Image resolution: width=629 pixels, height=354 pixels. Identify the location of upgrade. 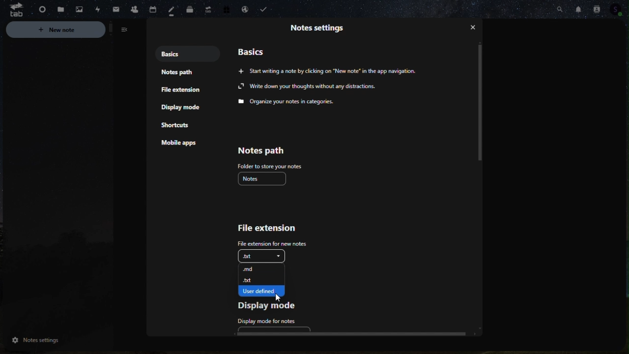
(206, 8).